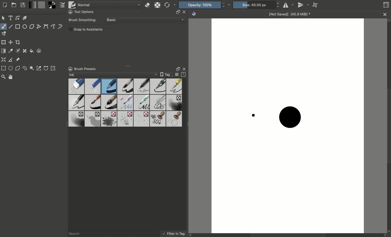 This screenshot has width=391, height=237. What do you see at coordinates (11, 68) in the screenshot?
I see `Elliptical selection tool` at bounding box center [11, 68].